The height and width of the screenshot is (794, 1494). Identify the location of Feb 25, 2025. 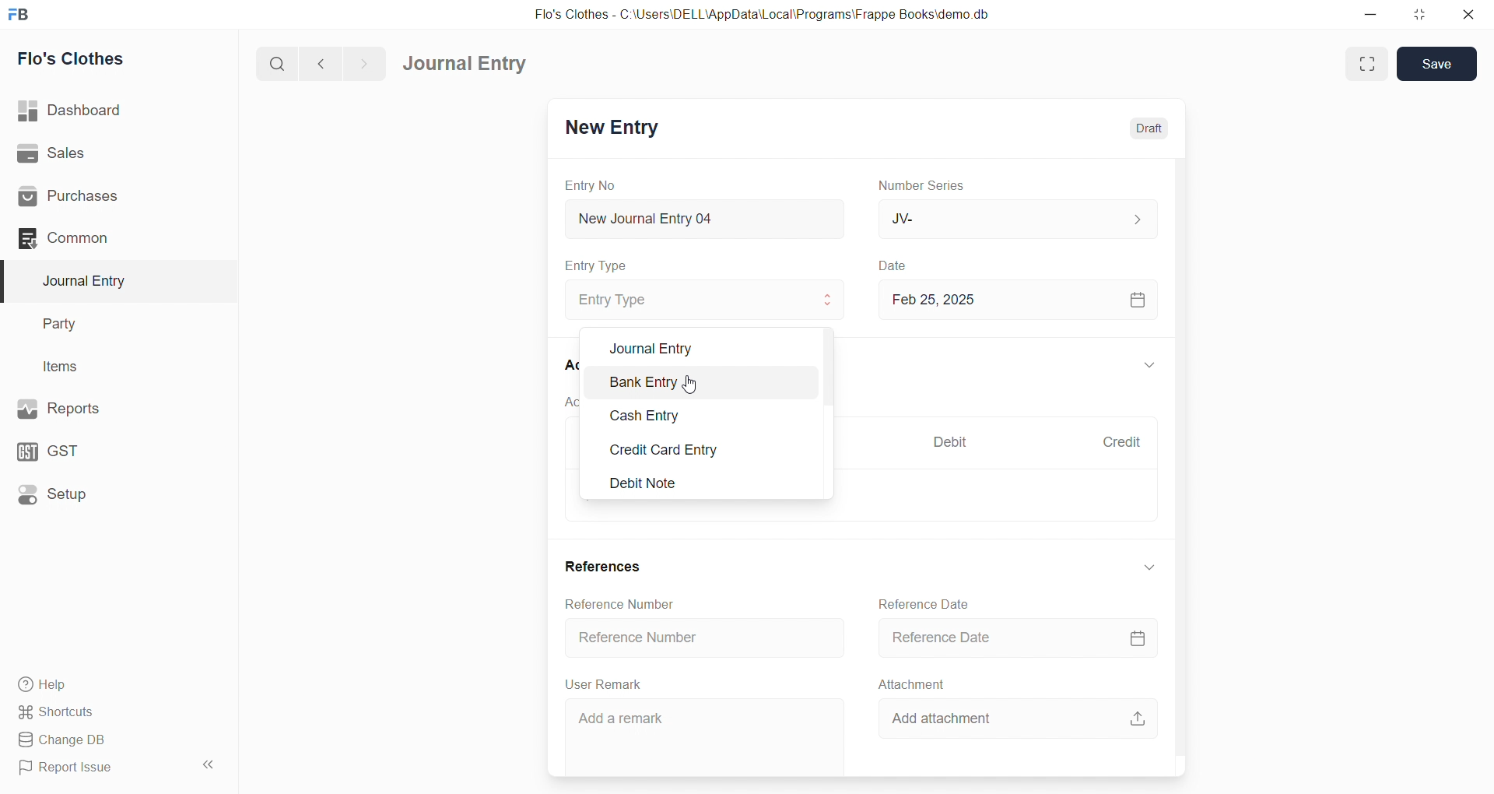
(1015, 299).